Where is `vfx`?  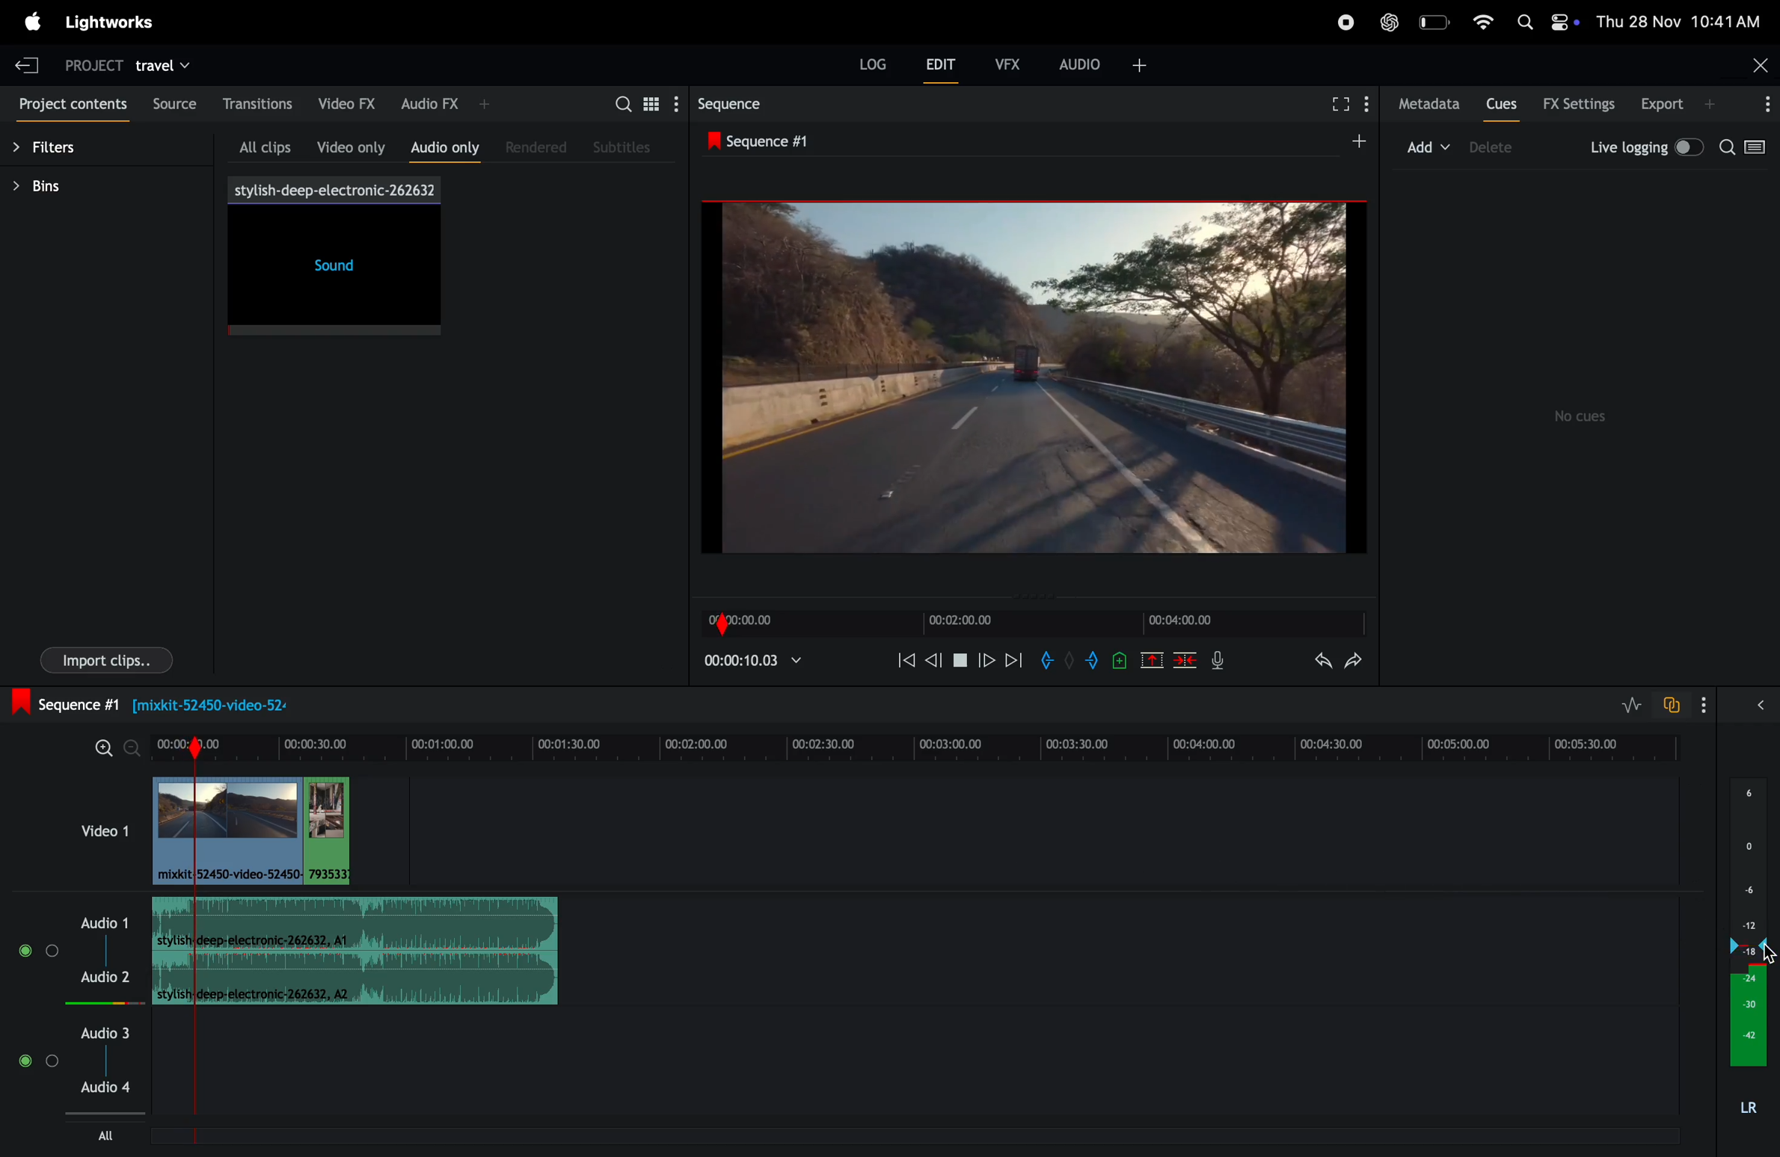 vfx is located at coordinates (1006, 64).